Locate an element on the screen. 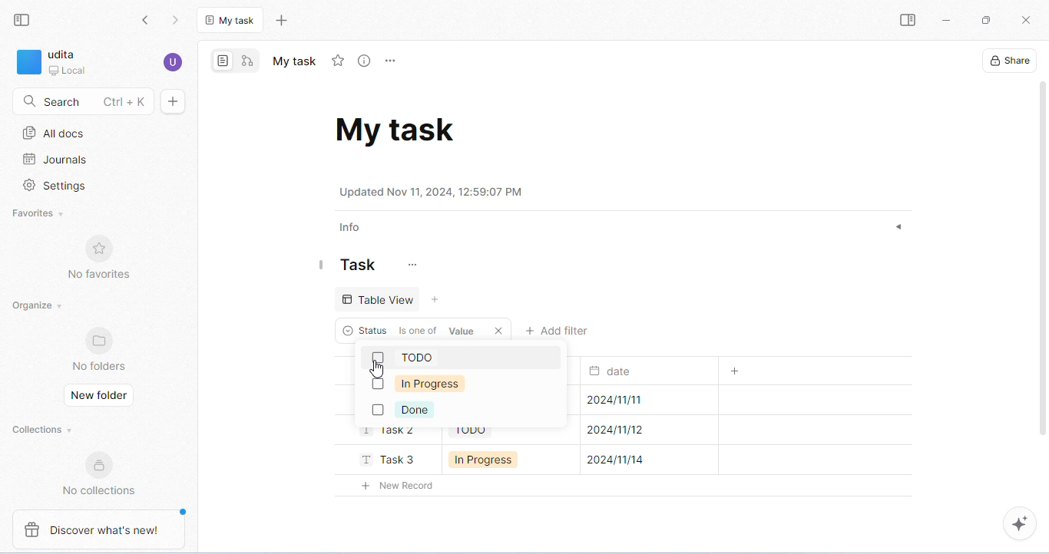  submission date for task1 is located at coordinates (617, 399).